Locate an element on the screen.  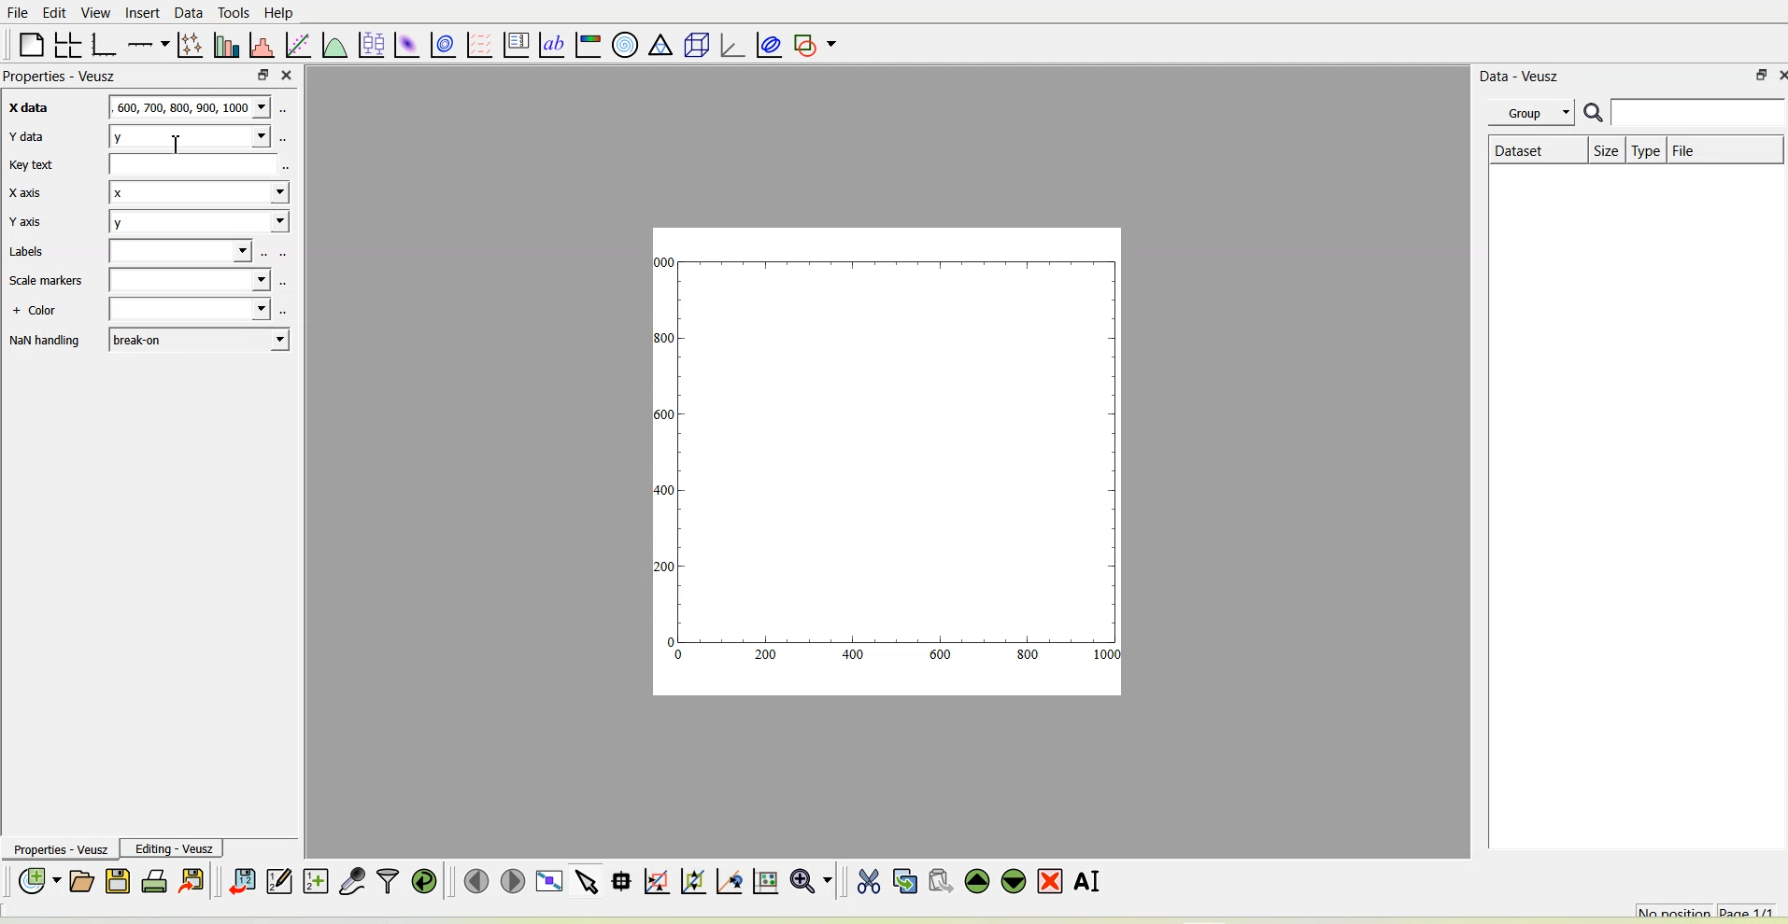
1000 is located at coordinates (664, 261).